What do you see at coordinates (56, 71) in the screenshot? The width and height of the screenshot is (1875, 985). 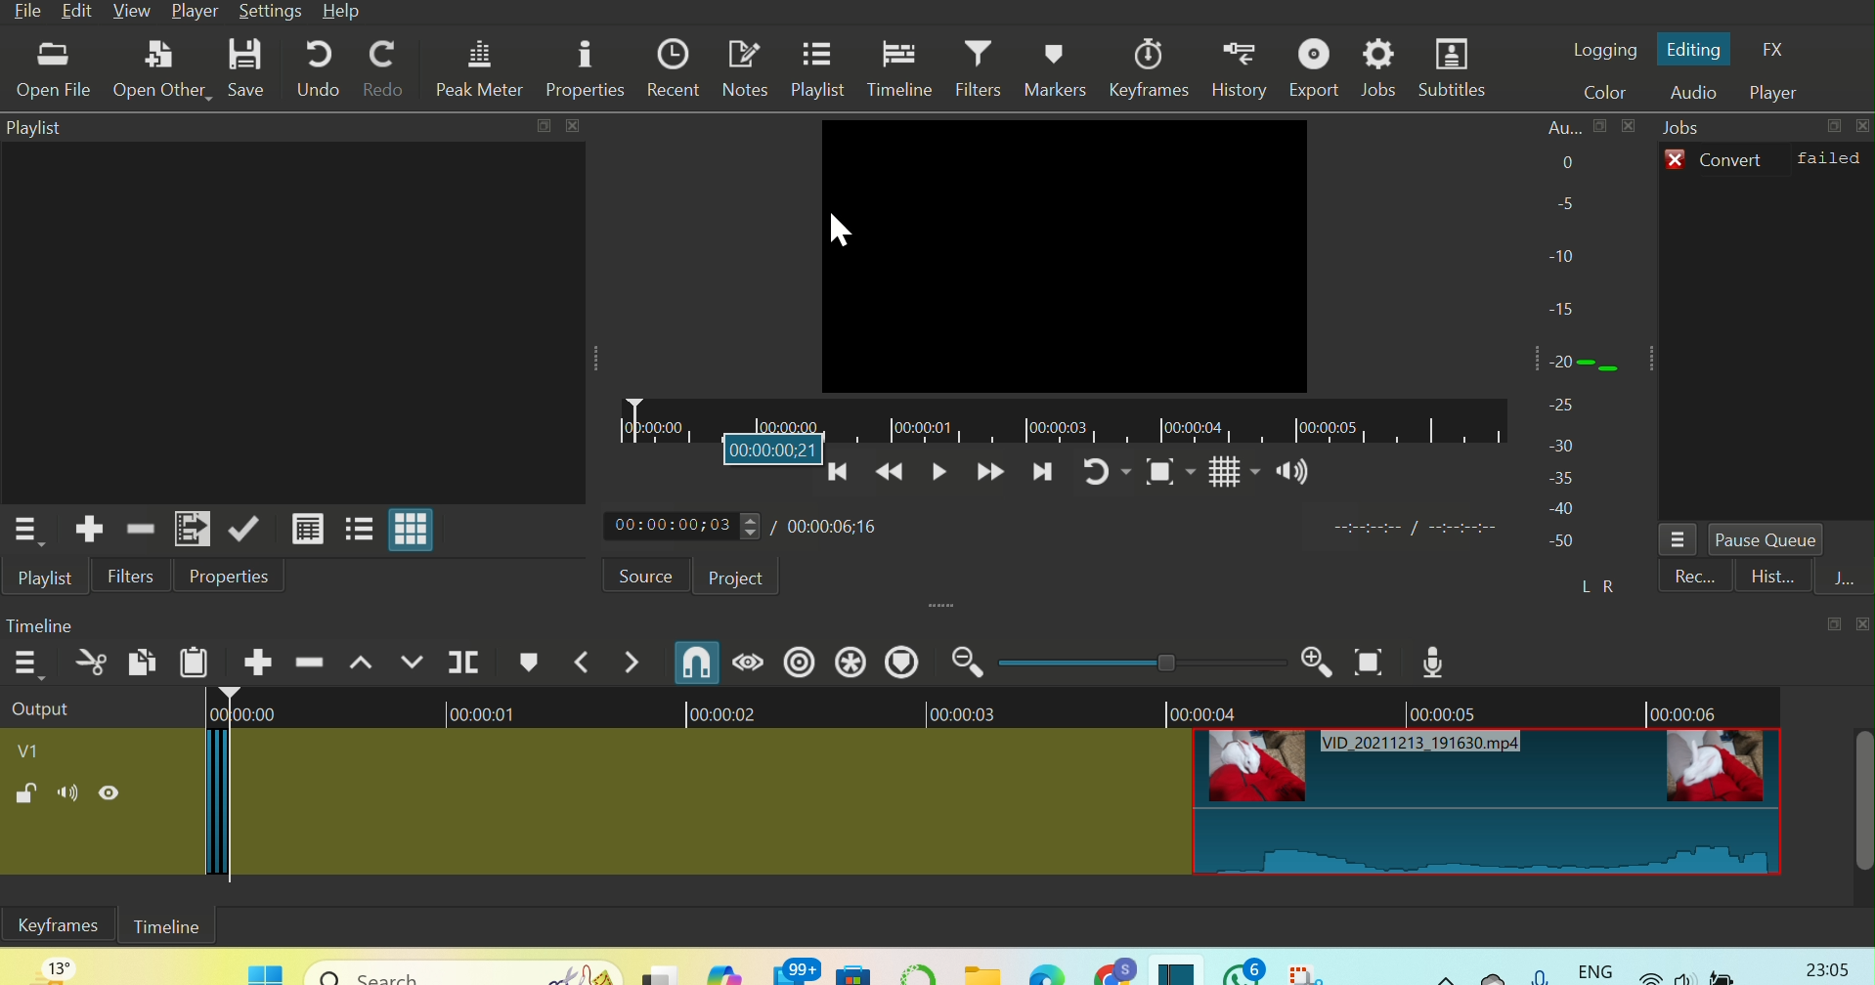 I see `Open File` at bounding box center [56, 71].